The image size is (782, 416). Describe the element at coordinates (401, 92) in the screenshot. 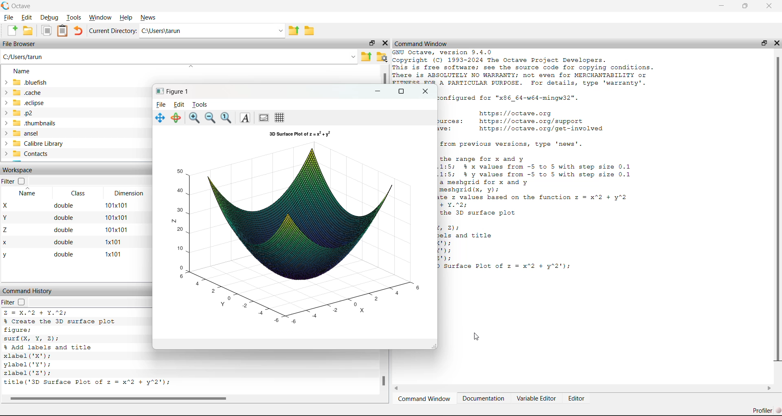

I see `Maximize` at that location.